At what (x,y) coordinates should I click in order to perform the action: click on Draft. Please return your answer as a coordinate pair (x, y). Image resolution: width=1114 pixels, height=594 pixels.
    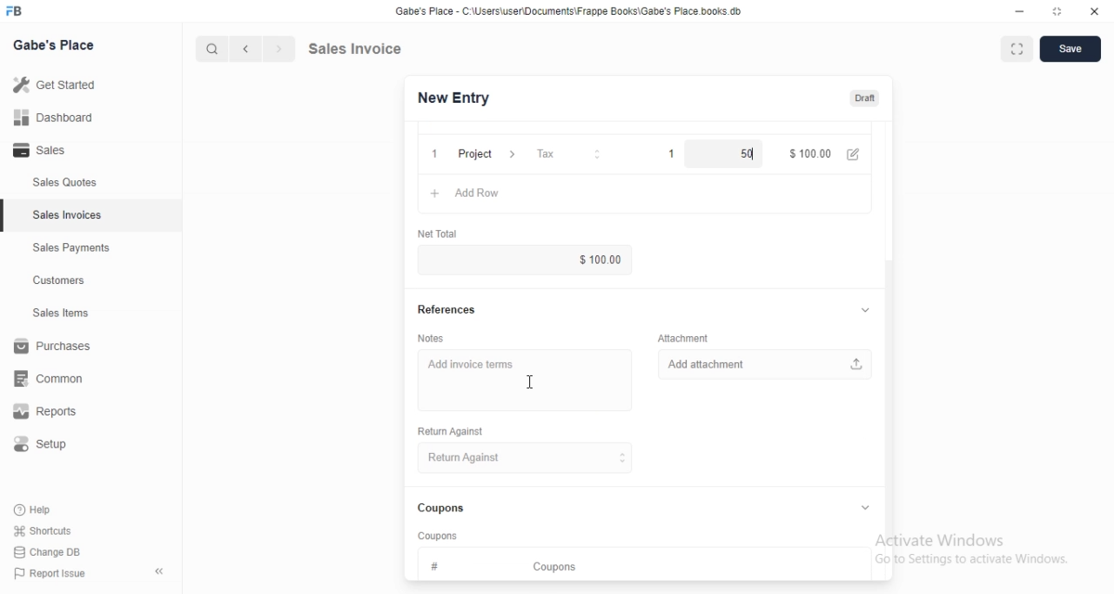
    Looking at the image, I should click on (866, 98).